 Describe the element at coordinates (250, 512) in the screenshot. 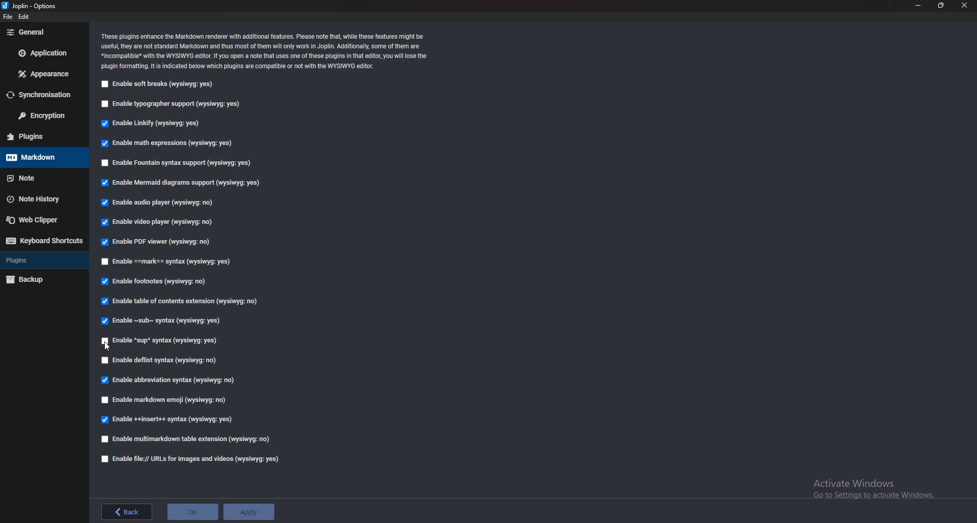

I see `apply` at that location.